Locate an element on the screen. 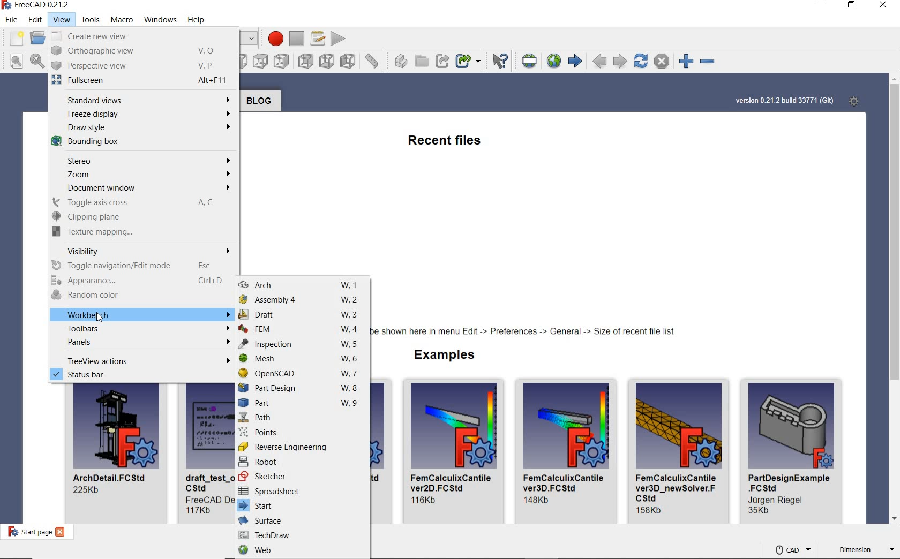 This screenshot has height=559, width=900. help is located at coordinates (197, 21).